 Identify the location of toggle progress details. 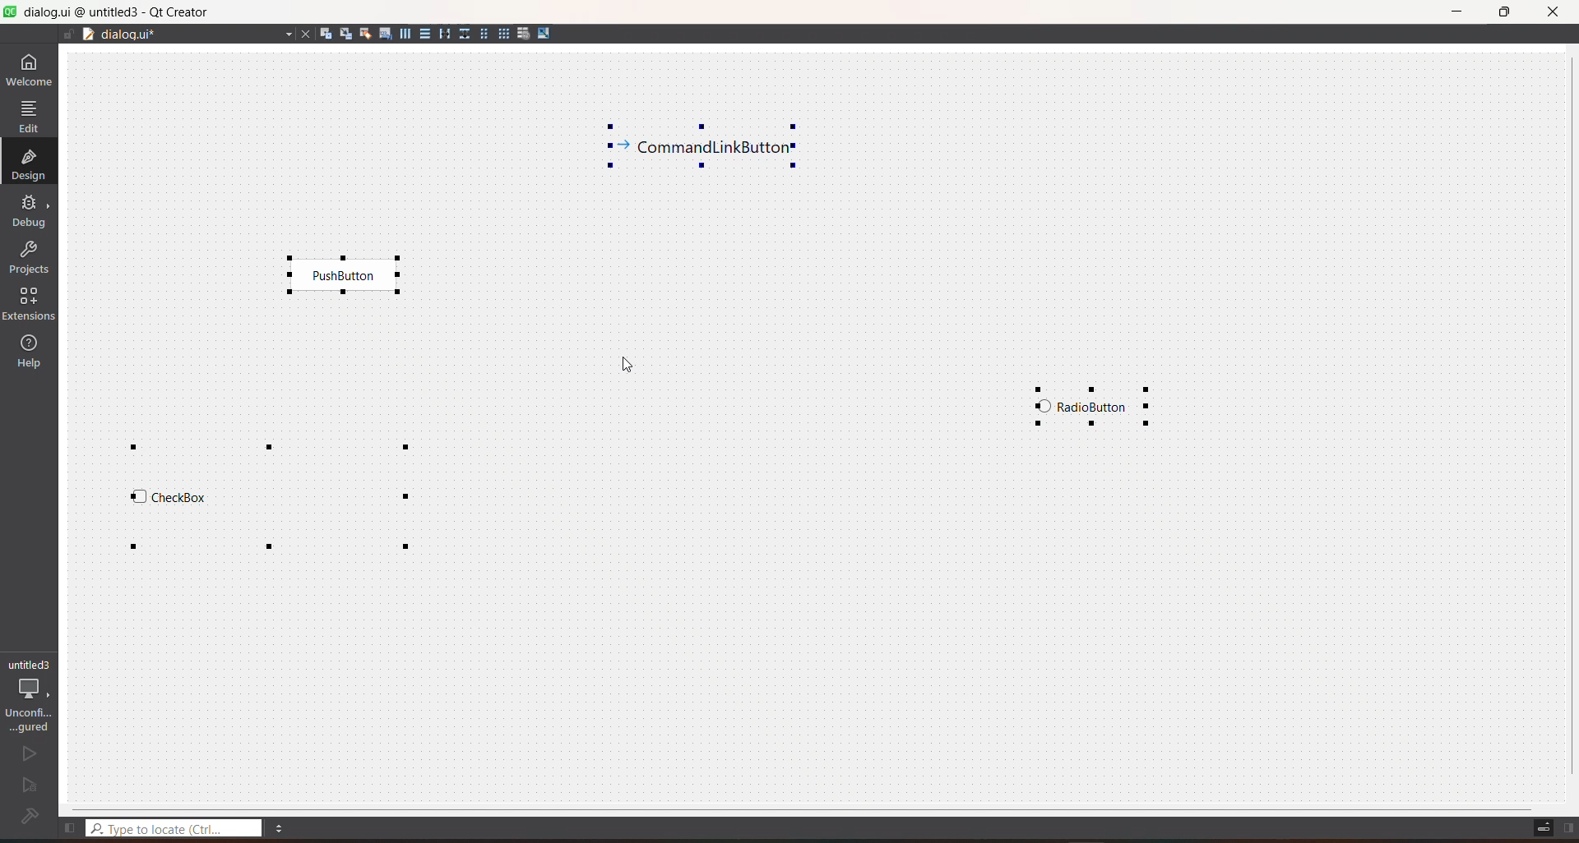
(1541, 828).